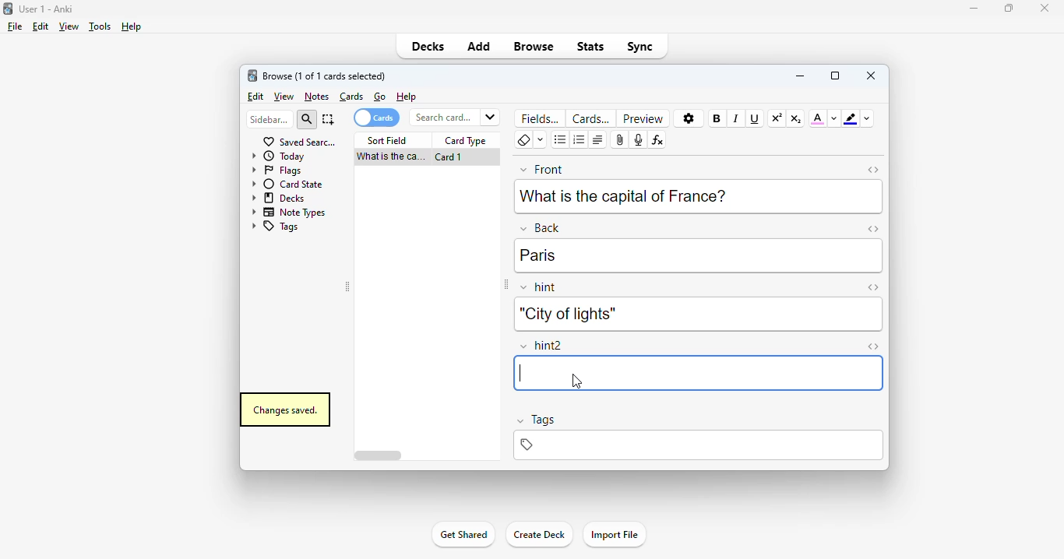 The height and width of the screenshot is (559, 1064). What do you see at coordinates (867, 118) in the screenshot?
I see `change color` at bounding box center [867, 118].